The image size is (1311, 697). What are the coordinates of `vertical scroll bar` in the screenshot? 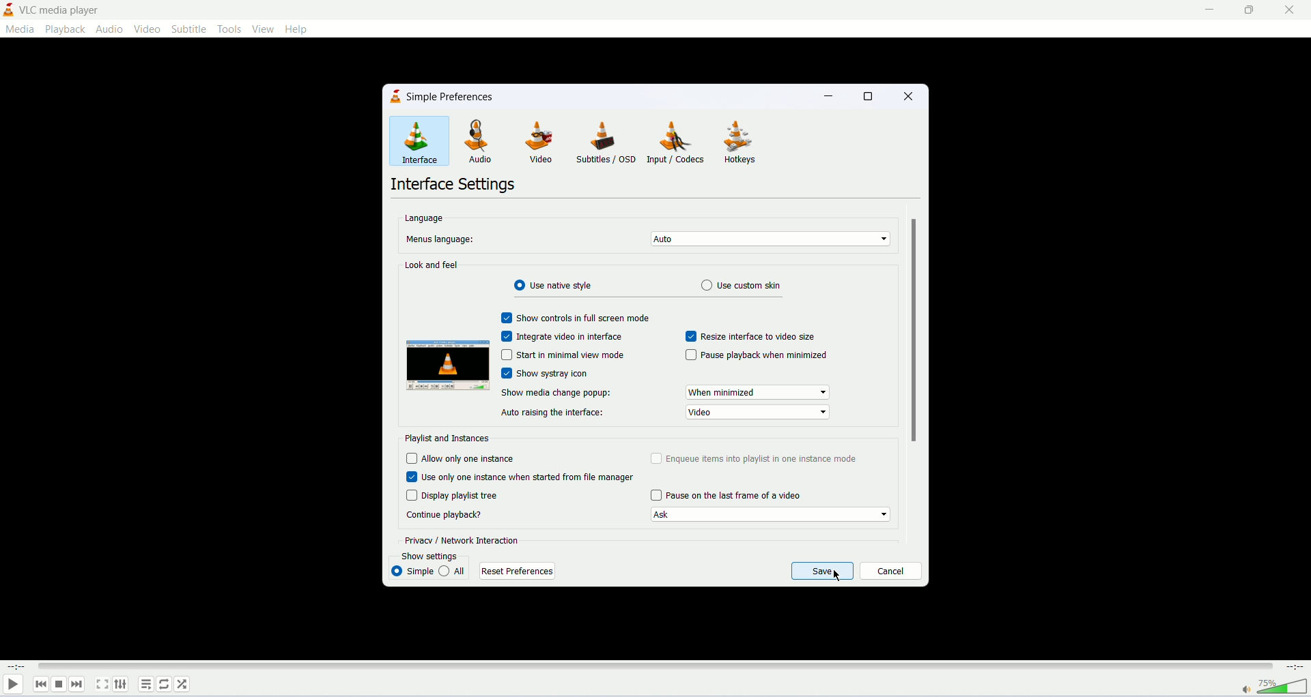 It's located at (914, 329).